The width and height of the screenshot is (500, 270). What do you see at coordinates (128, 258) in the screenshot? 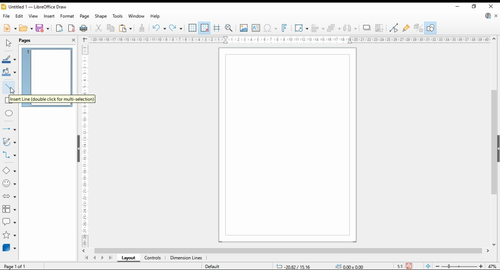
I see `layout` at bounding box center [128, 258].